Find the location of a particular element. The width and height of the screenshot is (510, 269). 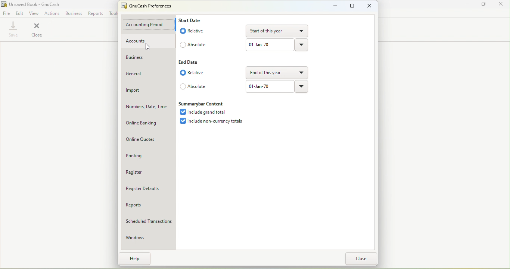

Business is located at coordinates (74, 13).